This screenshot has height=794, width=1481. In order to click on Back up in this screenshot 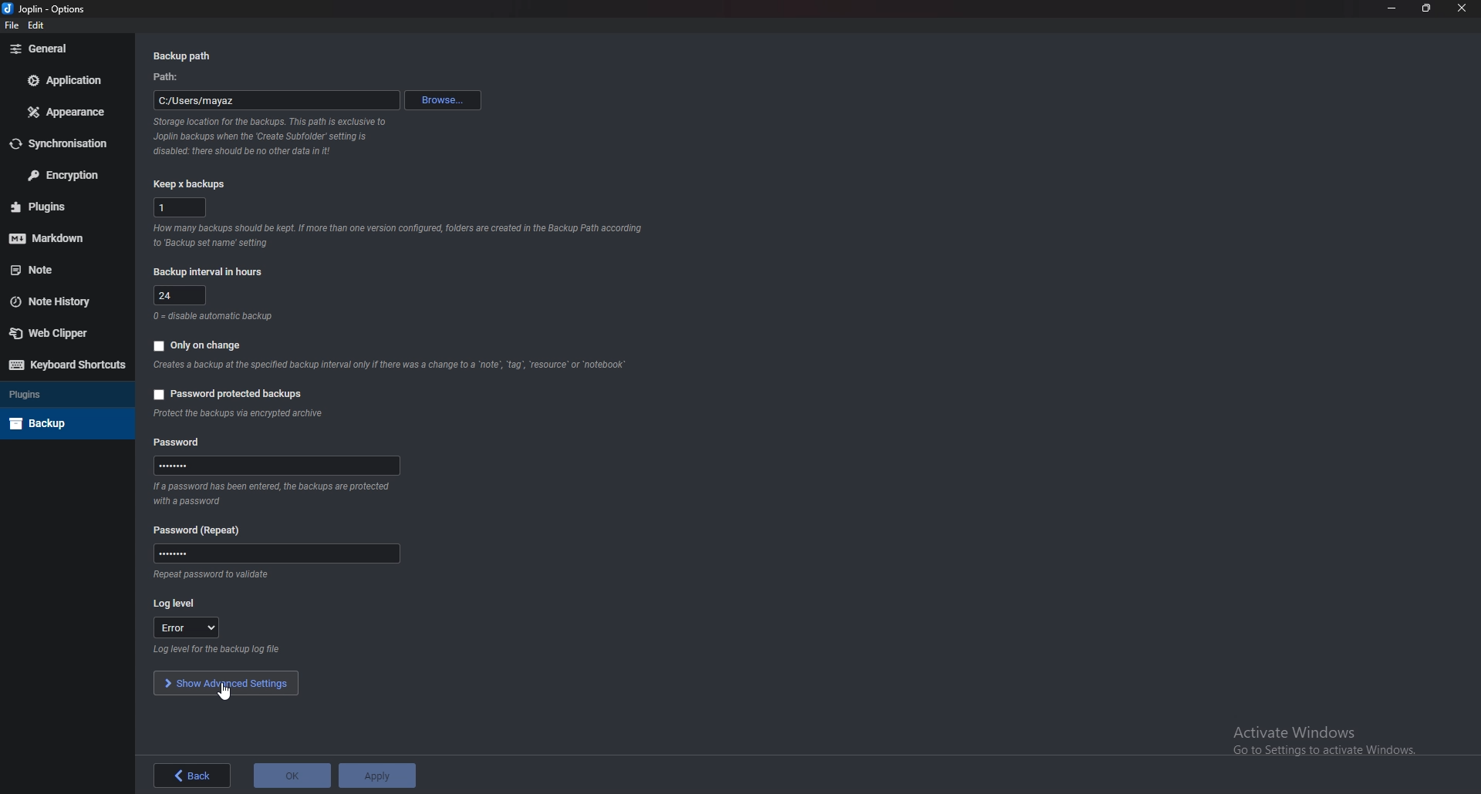, I will do `click(62, 423)`.